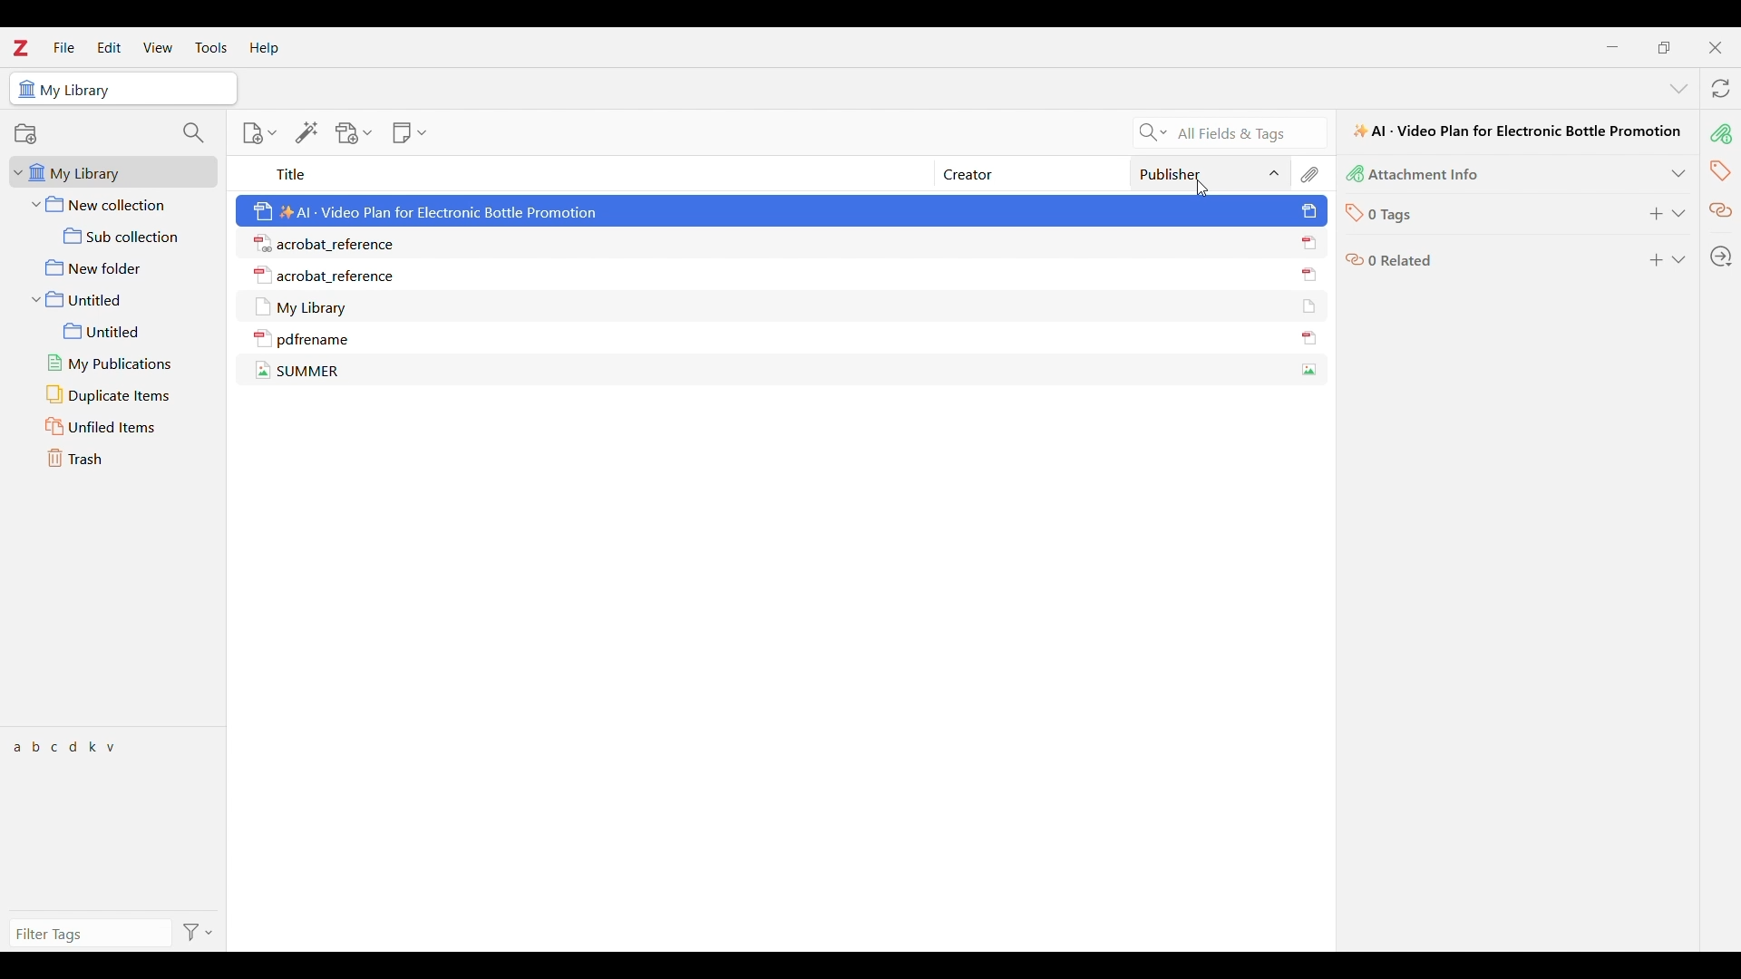  What do you see at coordinates (582, 173) in the screenshot?
I see `Title column` at bounding box center [582, 173].